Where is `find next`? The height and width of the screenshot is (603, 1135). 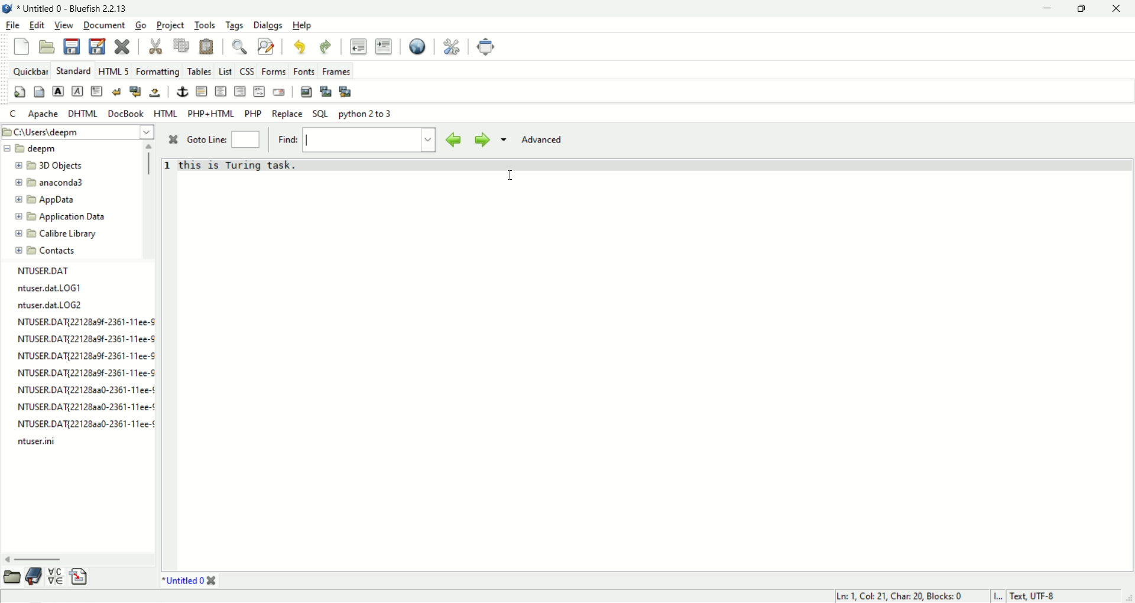 find next is located at coordinates (480, 140).